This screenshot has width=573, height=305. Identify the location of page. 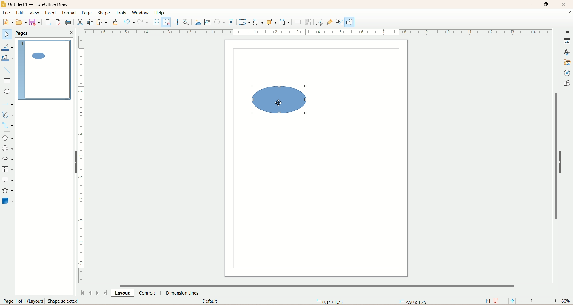
(88, 13).